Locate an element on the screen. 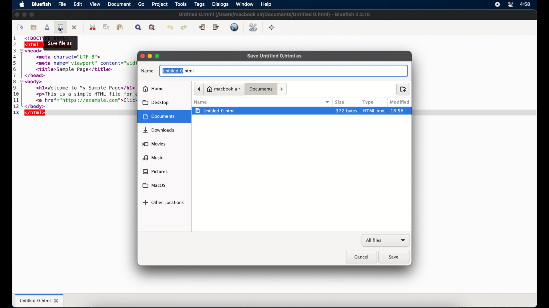  new folder is located at coordinates (403, 89).